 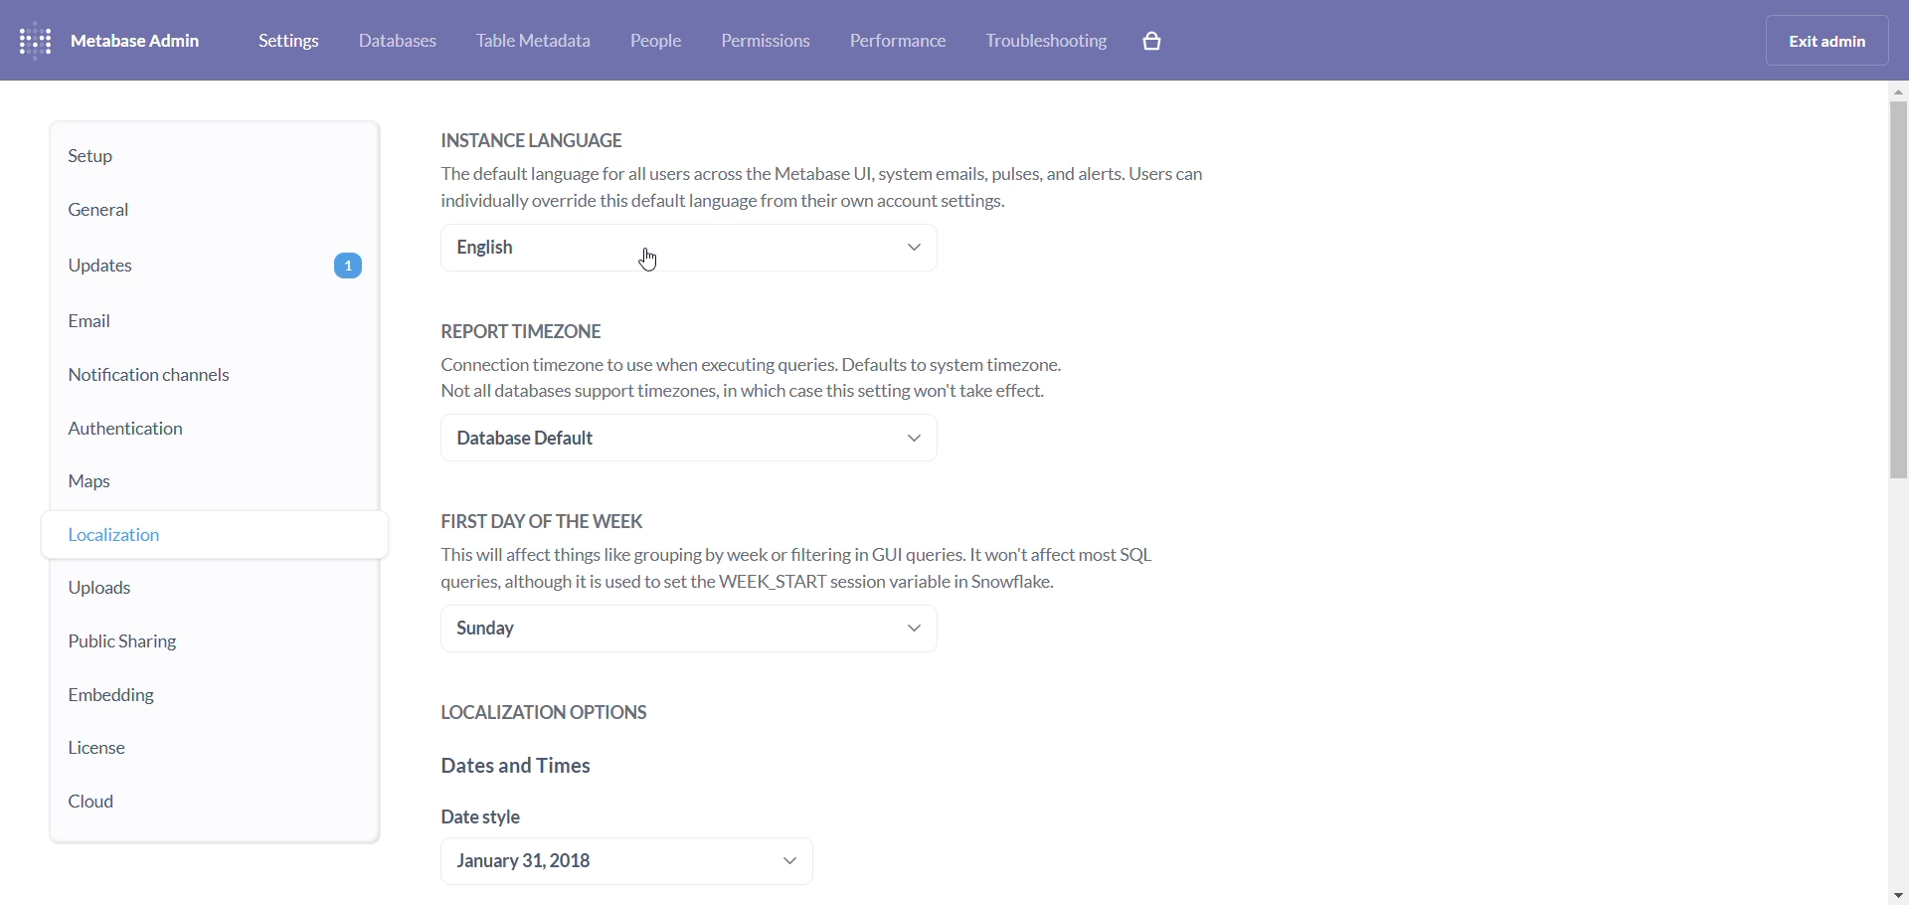 I want to click on date style dropdown, so click(x=623, y=865).